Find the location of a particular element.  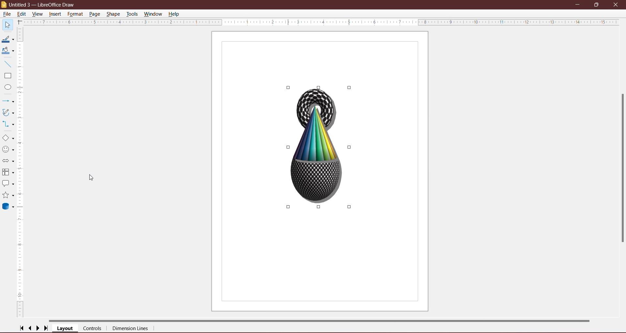

Line Color is located at coordinates (8, 39).